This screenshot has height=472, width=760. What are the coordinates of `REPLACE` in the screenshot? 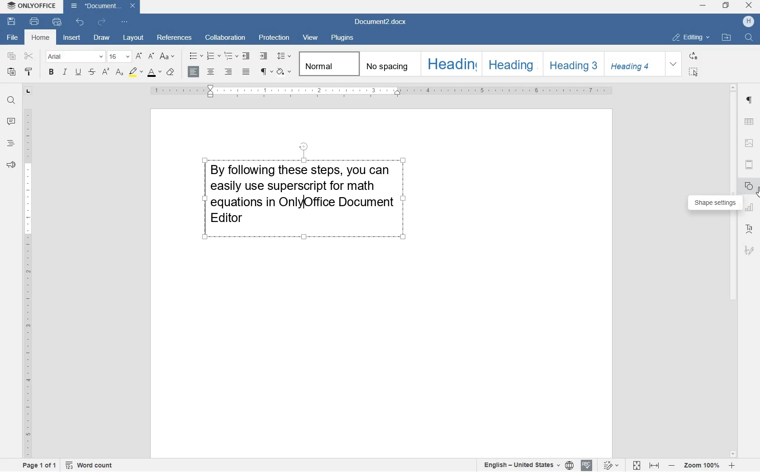 It's located at (693, 56).